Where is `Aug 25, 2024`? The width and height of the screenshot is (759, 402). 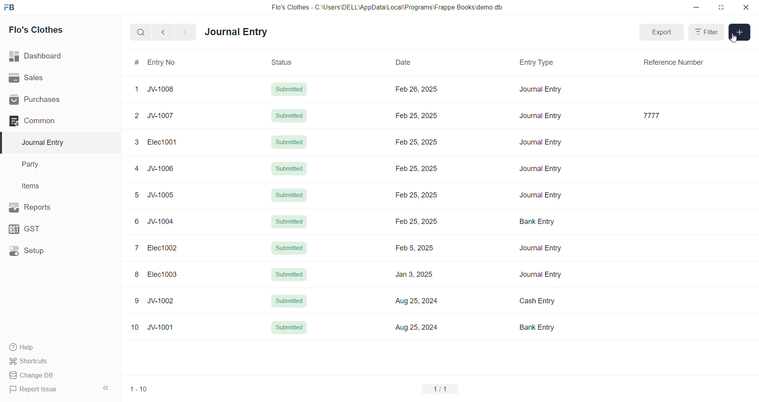 Aug 25, 2024 is located at coordinates (418, 301).